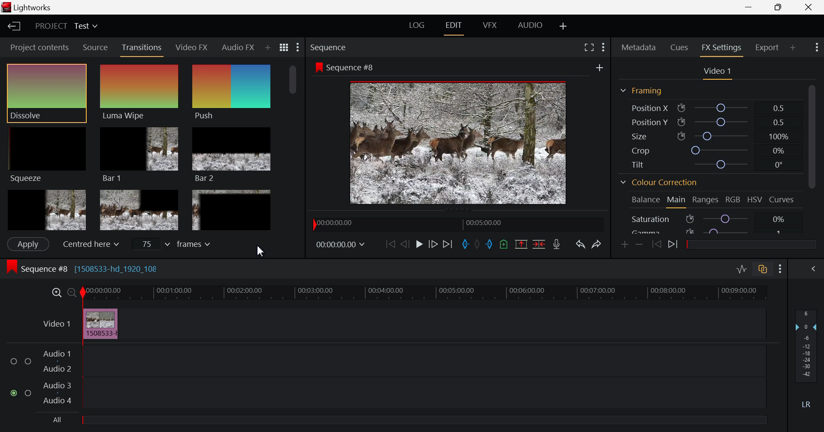 Image resolution: width=824 pixels, height=432 pixels. Describe the element at coordinates (399, 324) in the screenshot. I see `Clip Inserted in Video Layer` at that location.